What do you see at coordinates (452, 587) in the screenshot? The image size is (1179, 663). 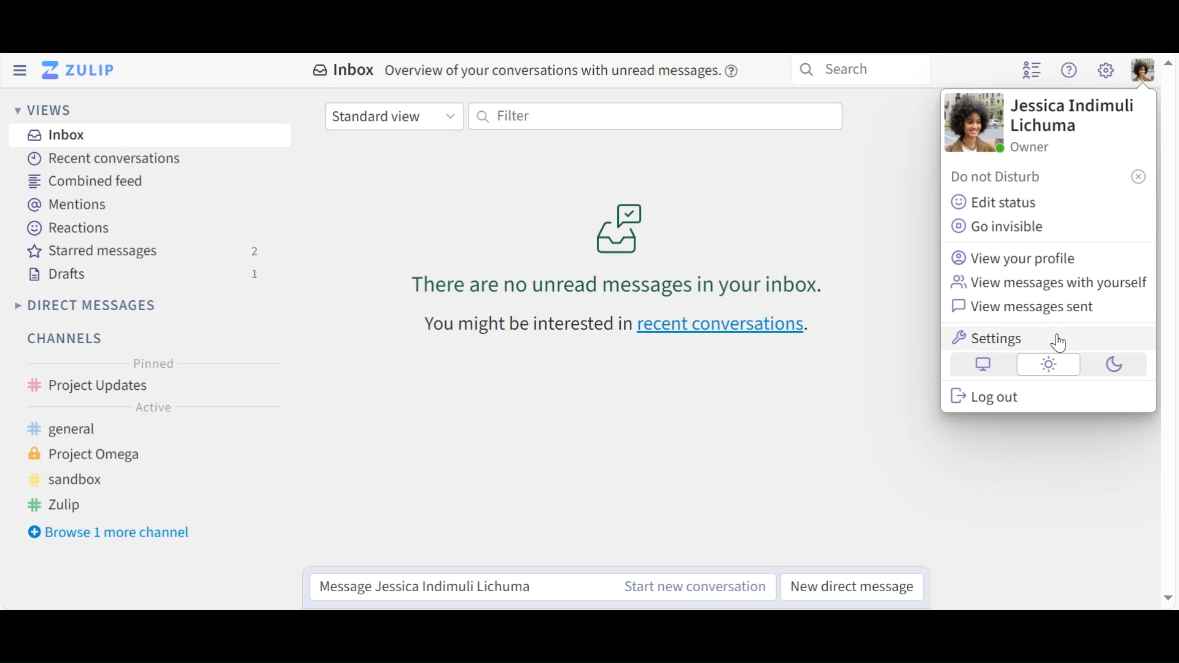 I see `Compose message` at bounding box center [452, 587].